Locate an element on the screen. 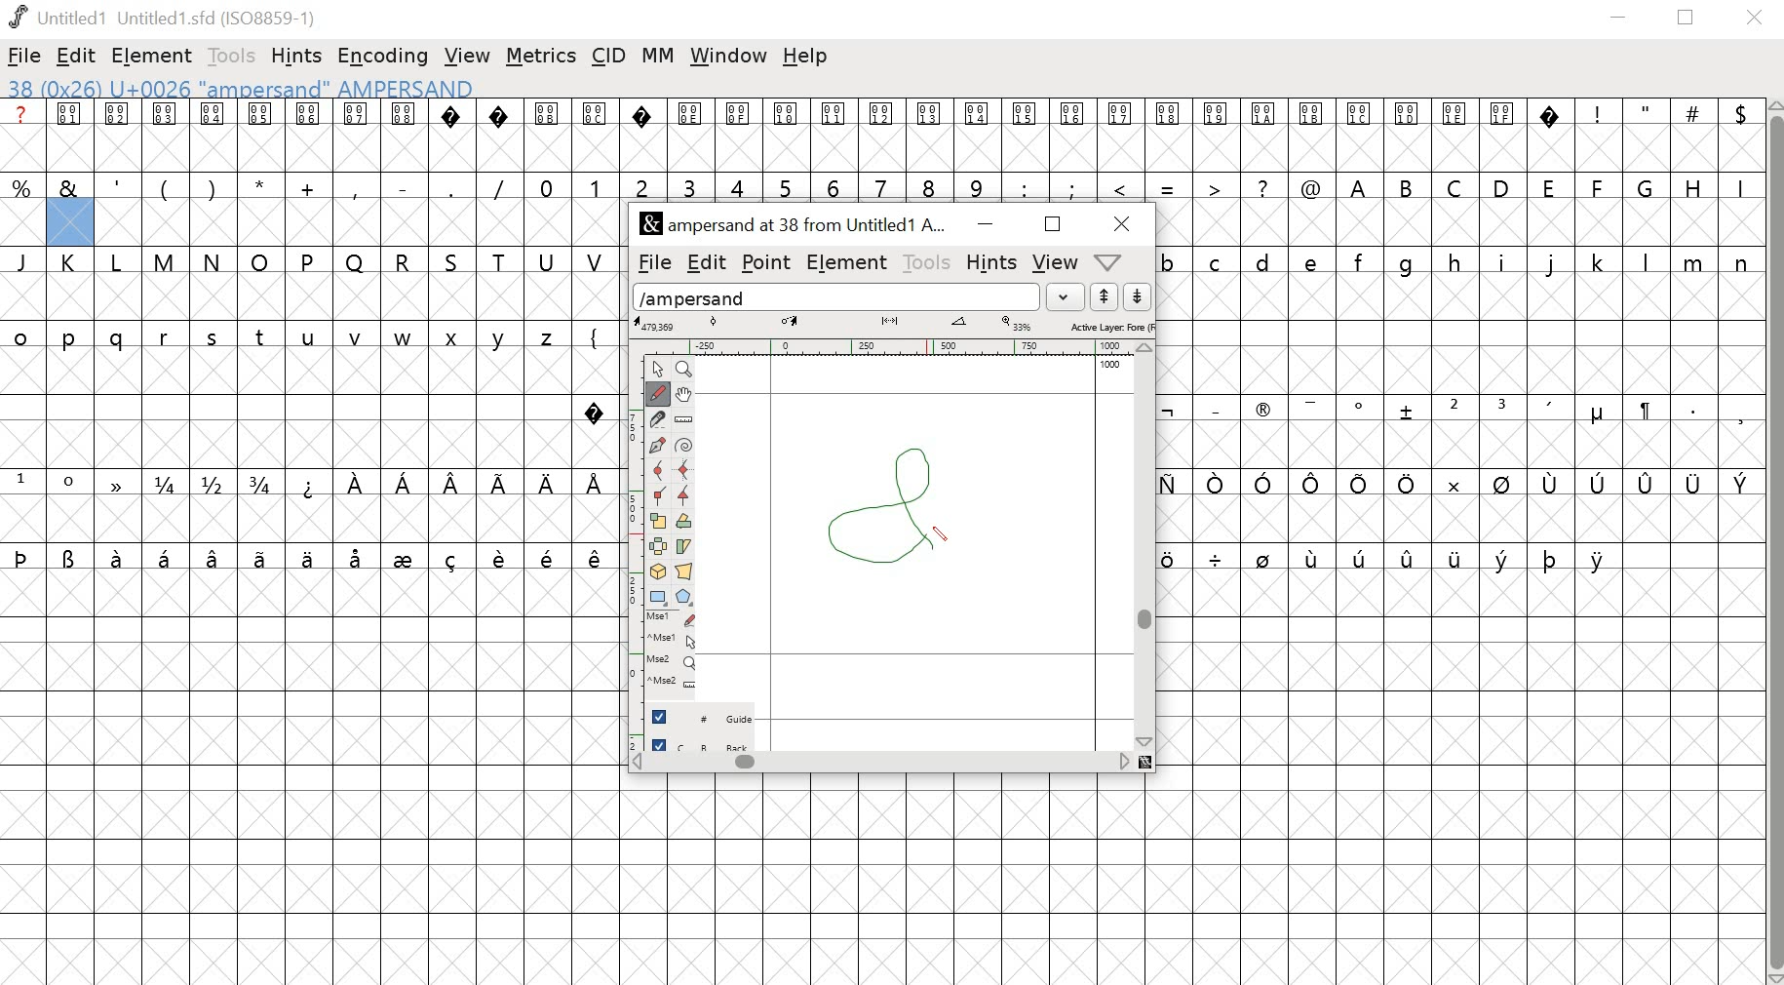  Untitled 1 Untitled1.shd (ISO8859-1) is located at coordinates (161, 16).